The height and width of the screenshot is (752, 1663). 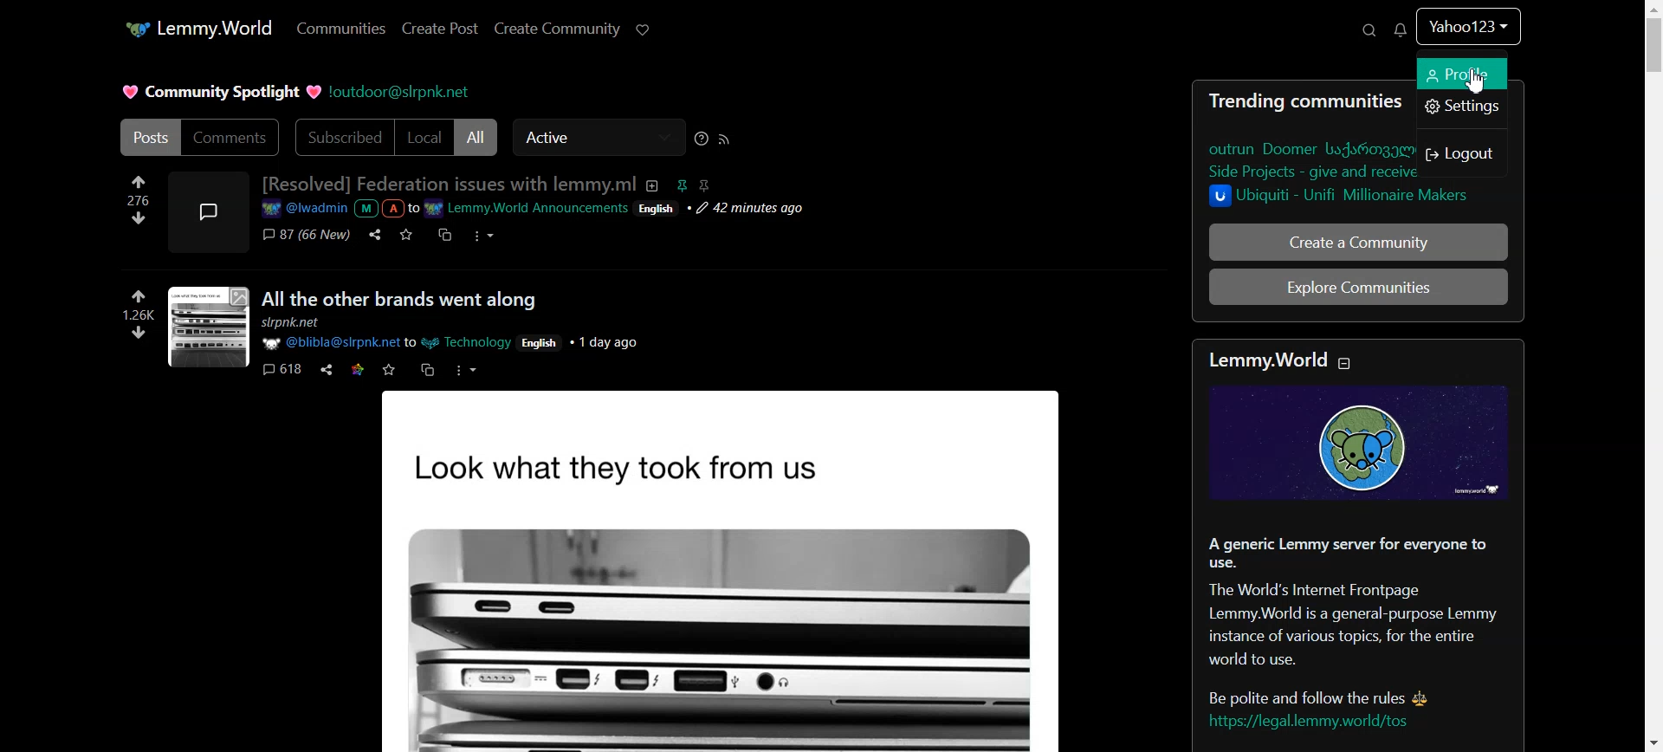 What do you see at coordinates (139, 183) in the screenshot?
I see `upvote` at bounding box center [139, 183].